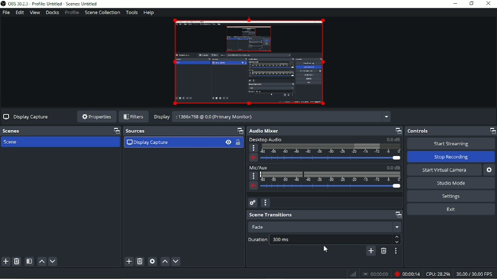 Image resolution: width=497 pixels, height=279 pixels. I want to click on CPU, so click(438, 274).